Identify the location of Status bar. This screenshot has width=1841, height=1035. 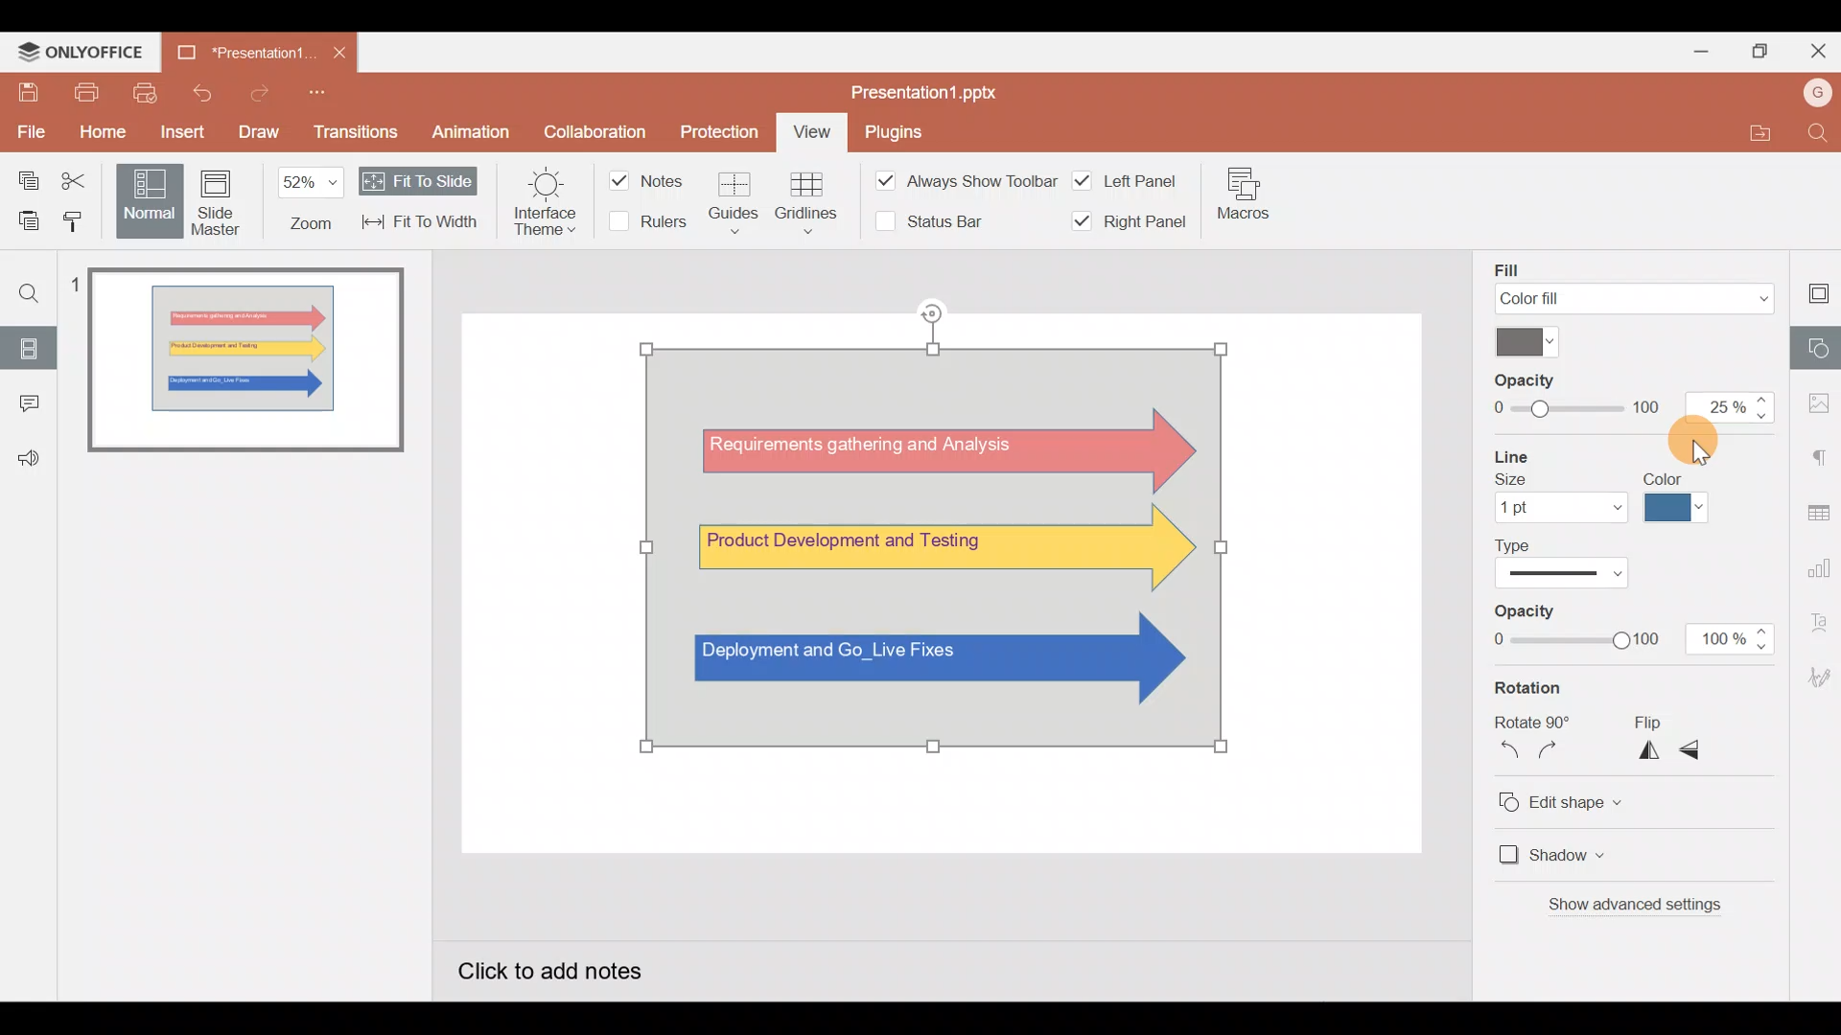
(921, 224).